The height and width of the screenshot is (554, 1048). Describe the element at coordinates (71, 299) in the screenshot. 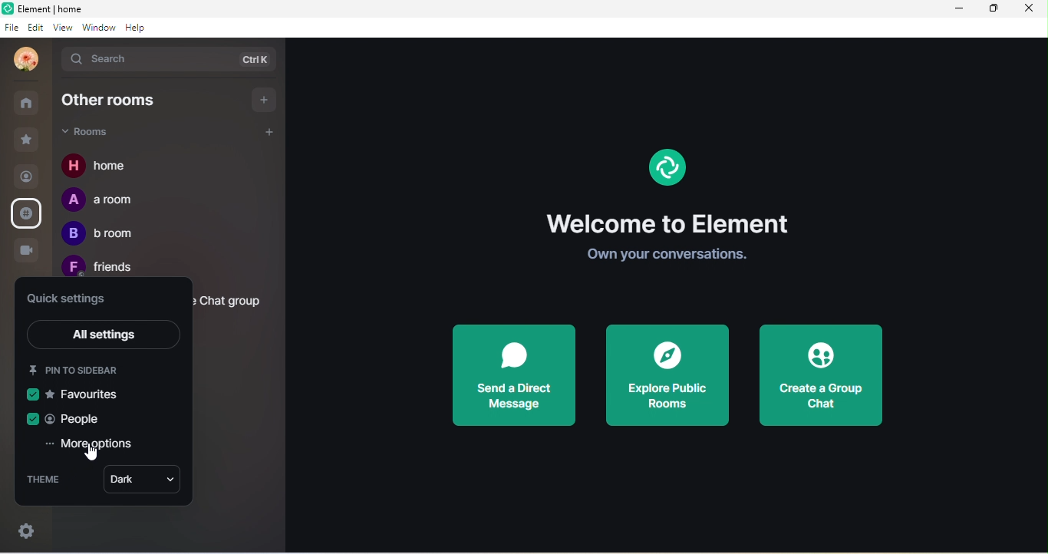

I see `quick settings` at that location.